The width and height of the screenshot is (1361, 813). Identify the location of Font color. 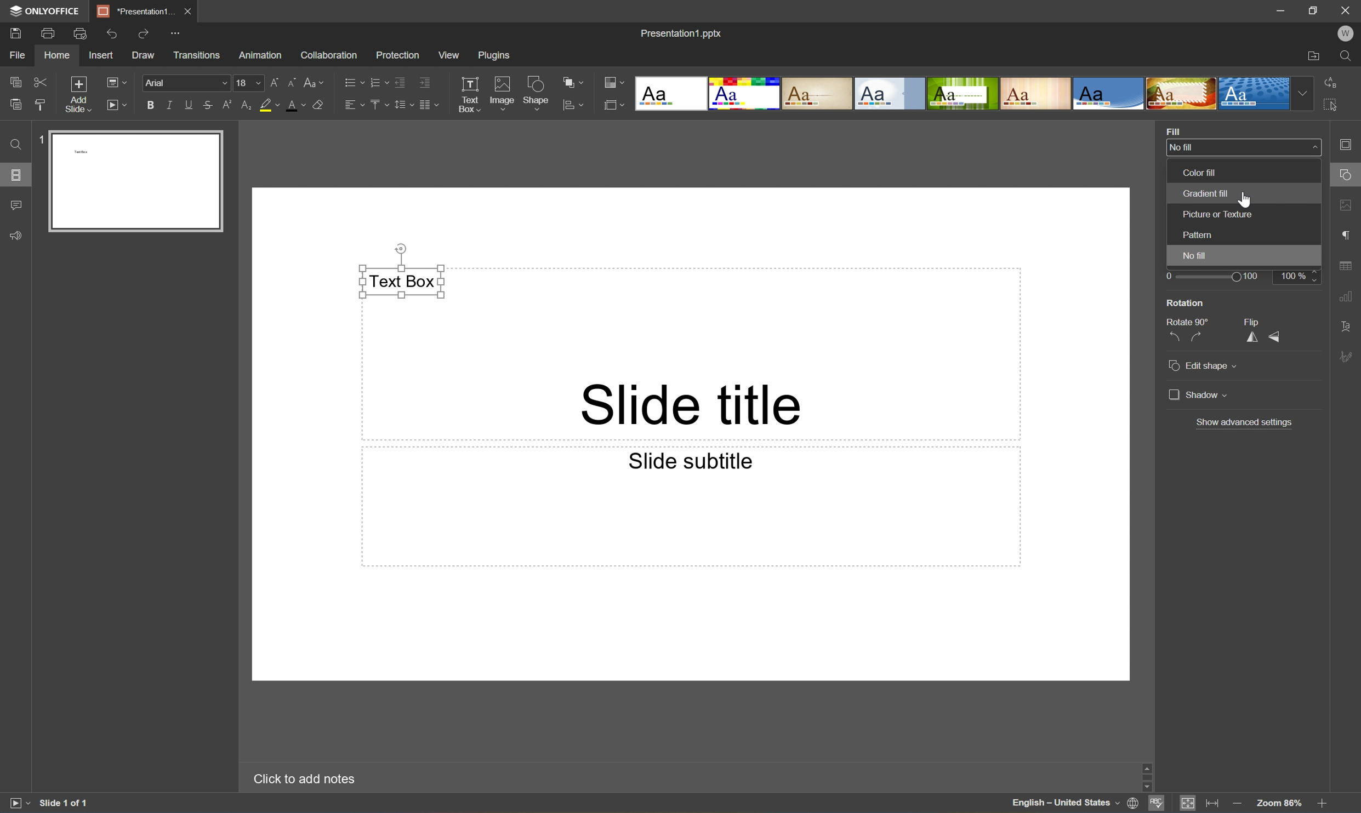
(294, 106).